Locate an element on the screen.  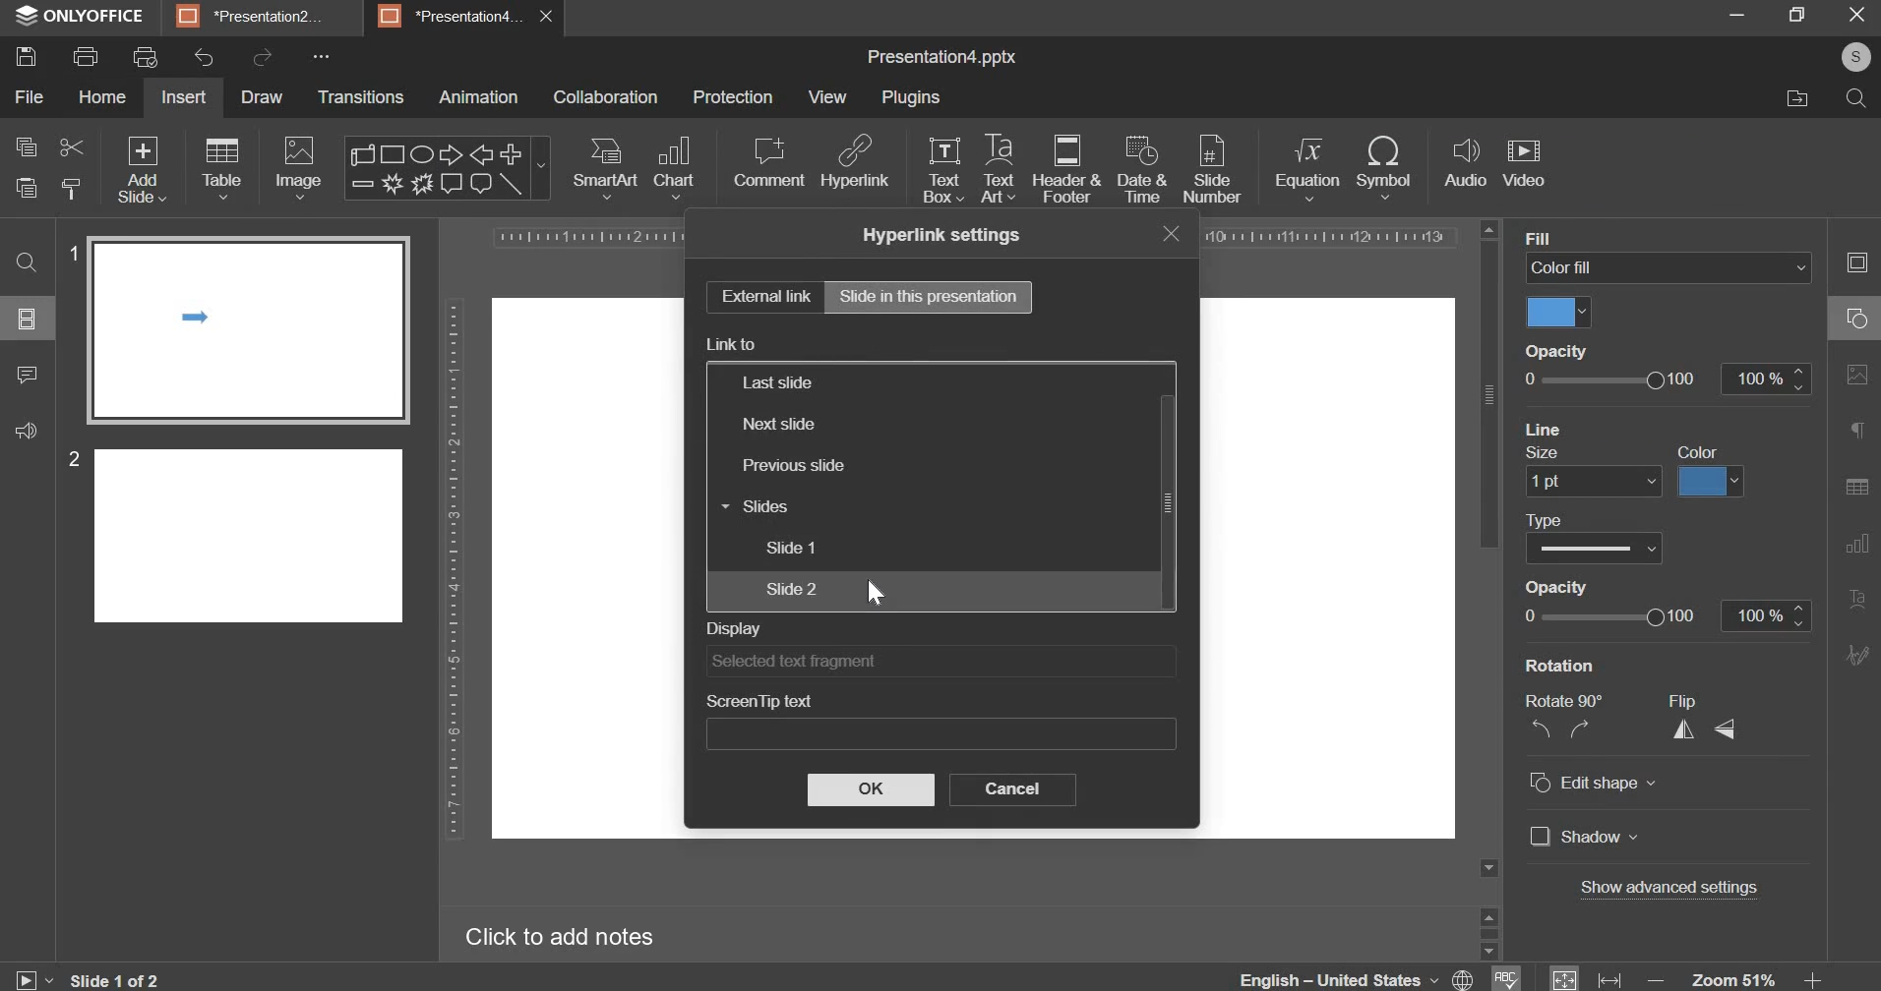
save is located at coordinates (30, 59).